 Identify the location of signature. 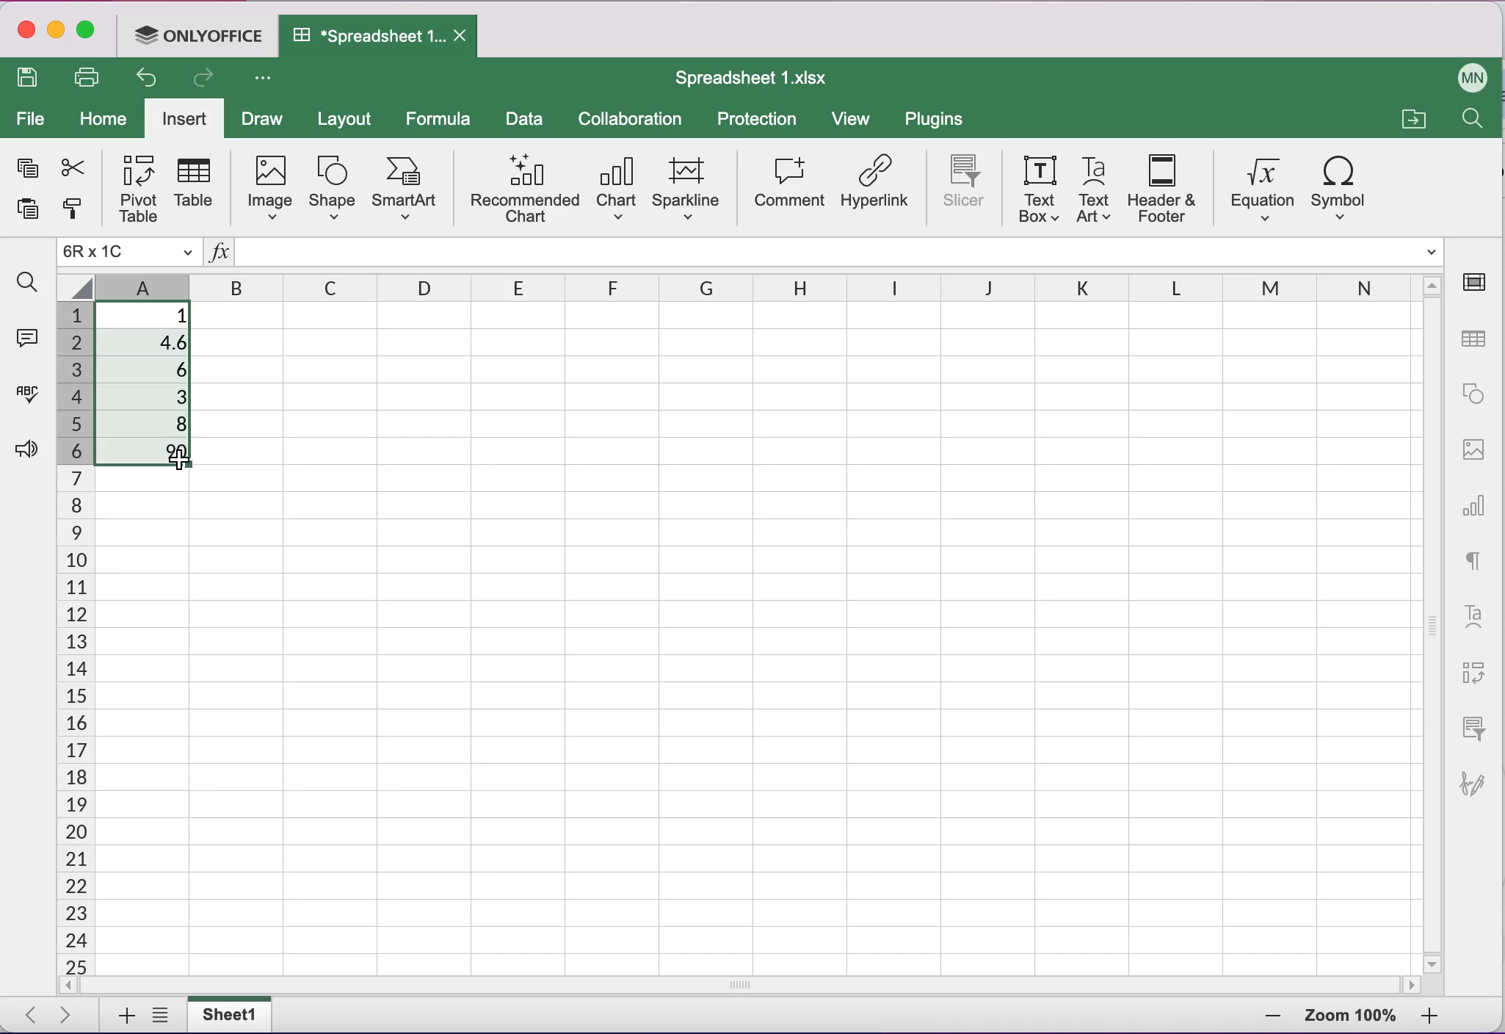
(1475, 787).